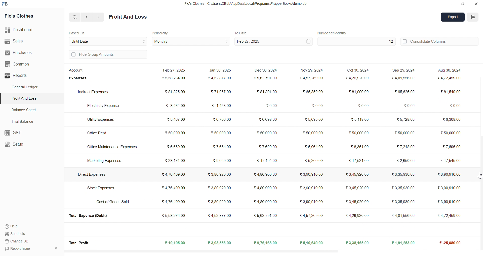  What do you see at coordinates (479, 174) in the screenshot?
I see `cursor` at bounding box center [479, 174].